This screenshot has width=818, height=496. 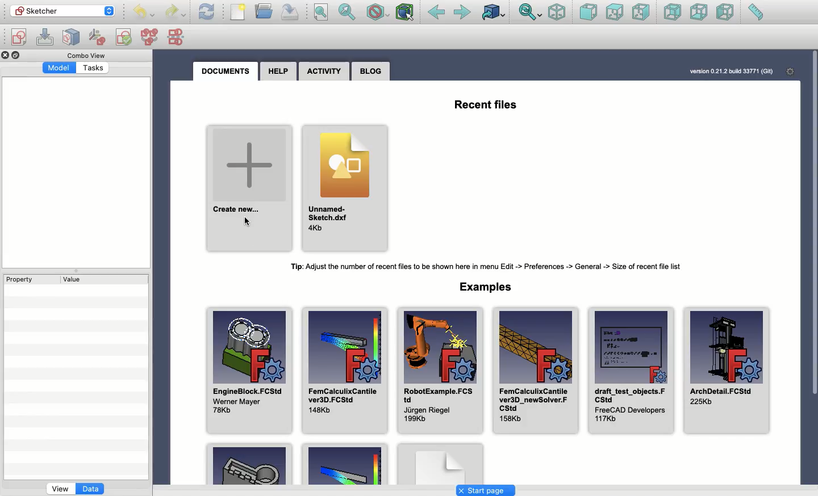 I want to click on New, so click(x=238, y=11).